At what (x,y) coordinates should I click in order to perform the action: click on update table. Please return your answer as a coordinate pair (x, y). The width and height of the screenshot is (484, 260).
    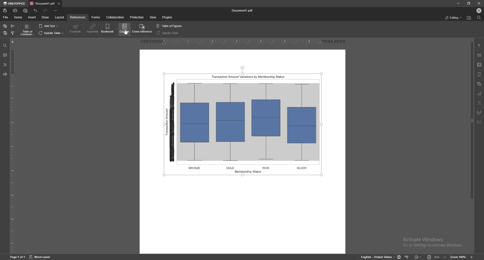
    Looking at the image, I should click on (51, 33).